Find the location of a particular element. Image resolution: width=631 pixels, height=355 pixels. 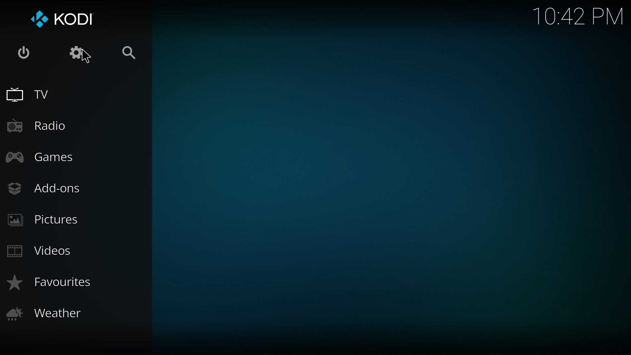

setting is located at coordinates (79, 55).